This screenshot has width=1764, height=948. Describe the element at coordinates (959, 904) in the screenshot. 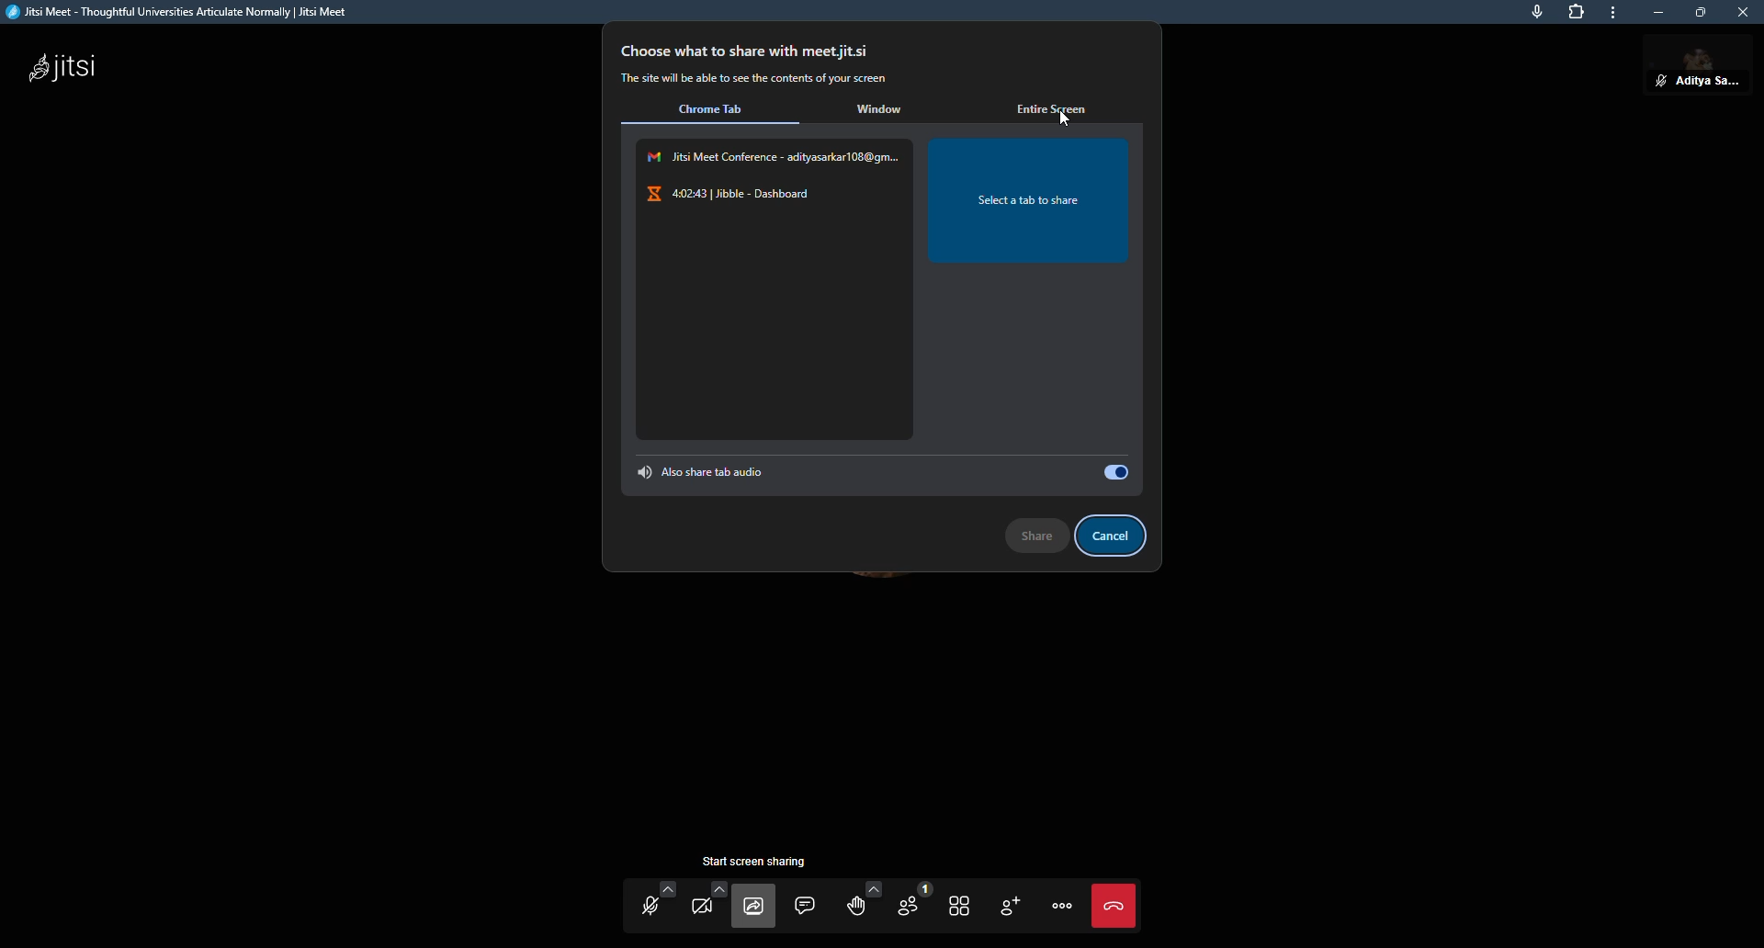

I see `toggle tile view` at that location.